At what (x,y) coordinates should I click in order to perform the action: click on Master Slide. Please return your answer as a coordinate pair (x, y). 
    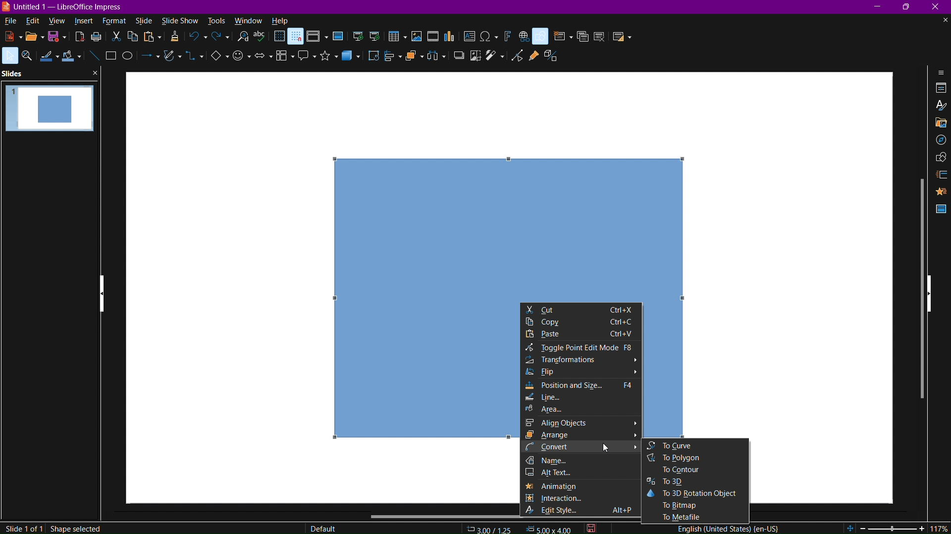
    Looking at the image, I should click on (940, 209).